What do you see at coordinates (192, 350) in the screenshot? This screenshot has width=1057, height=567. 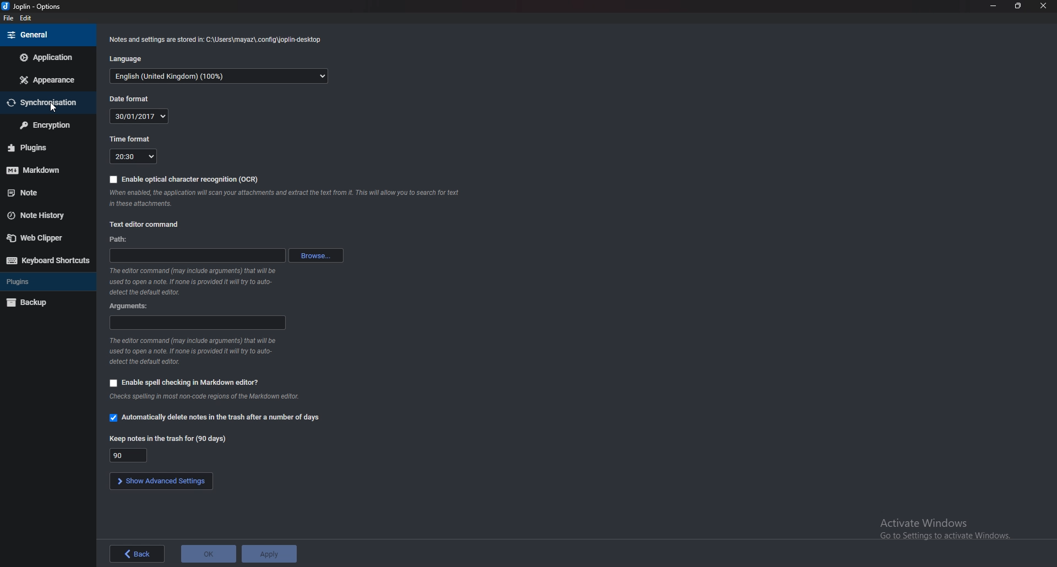 I see `info` at bounding box center [192, 350].